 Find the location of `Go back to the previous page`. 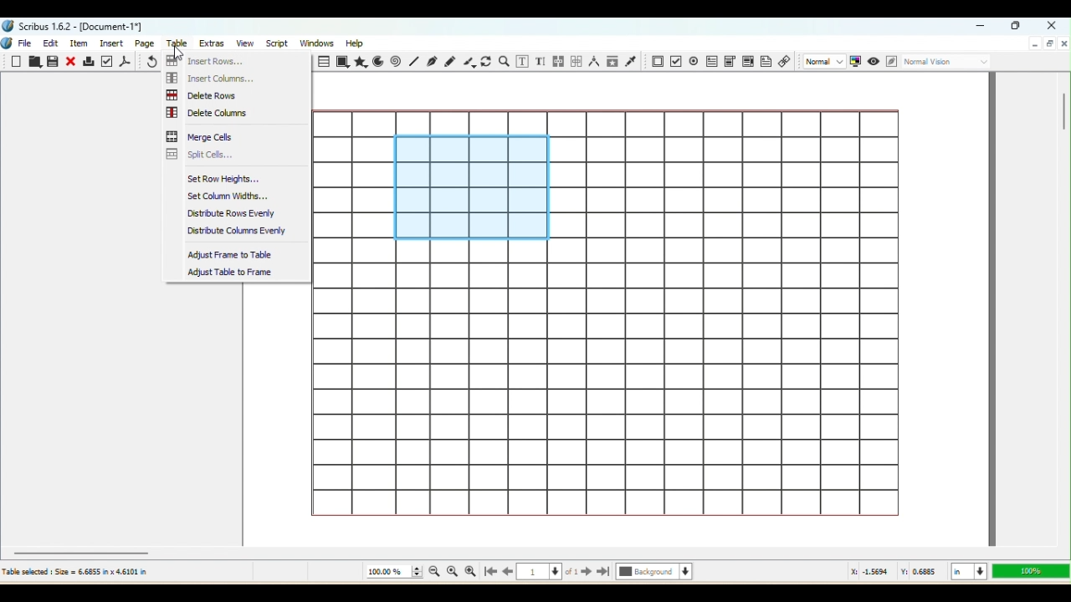

Go back to the previous page is located at coordinates (508, 573).